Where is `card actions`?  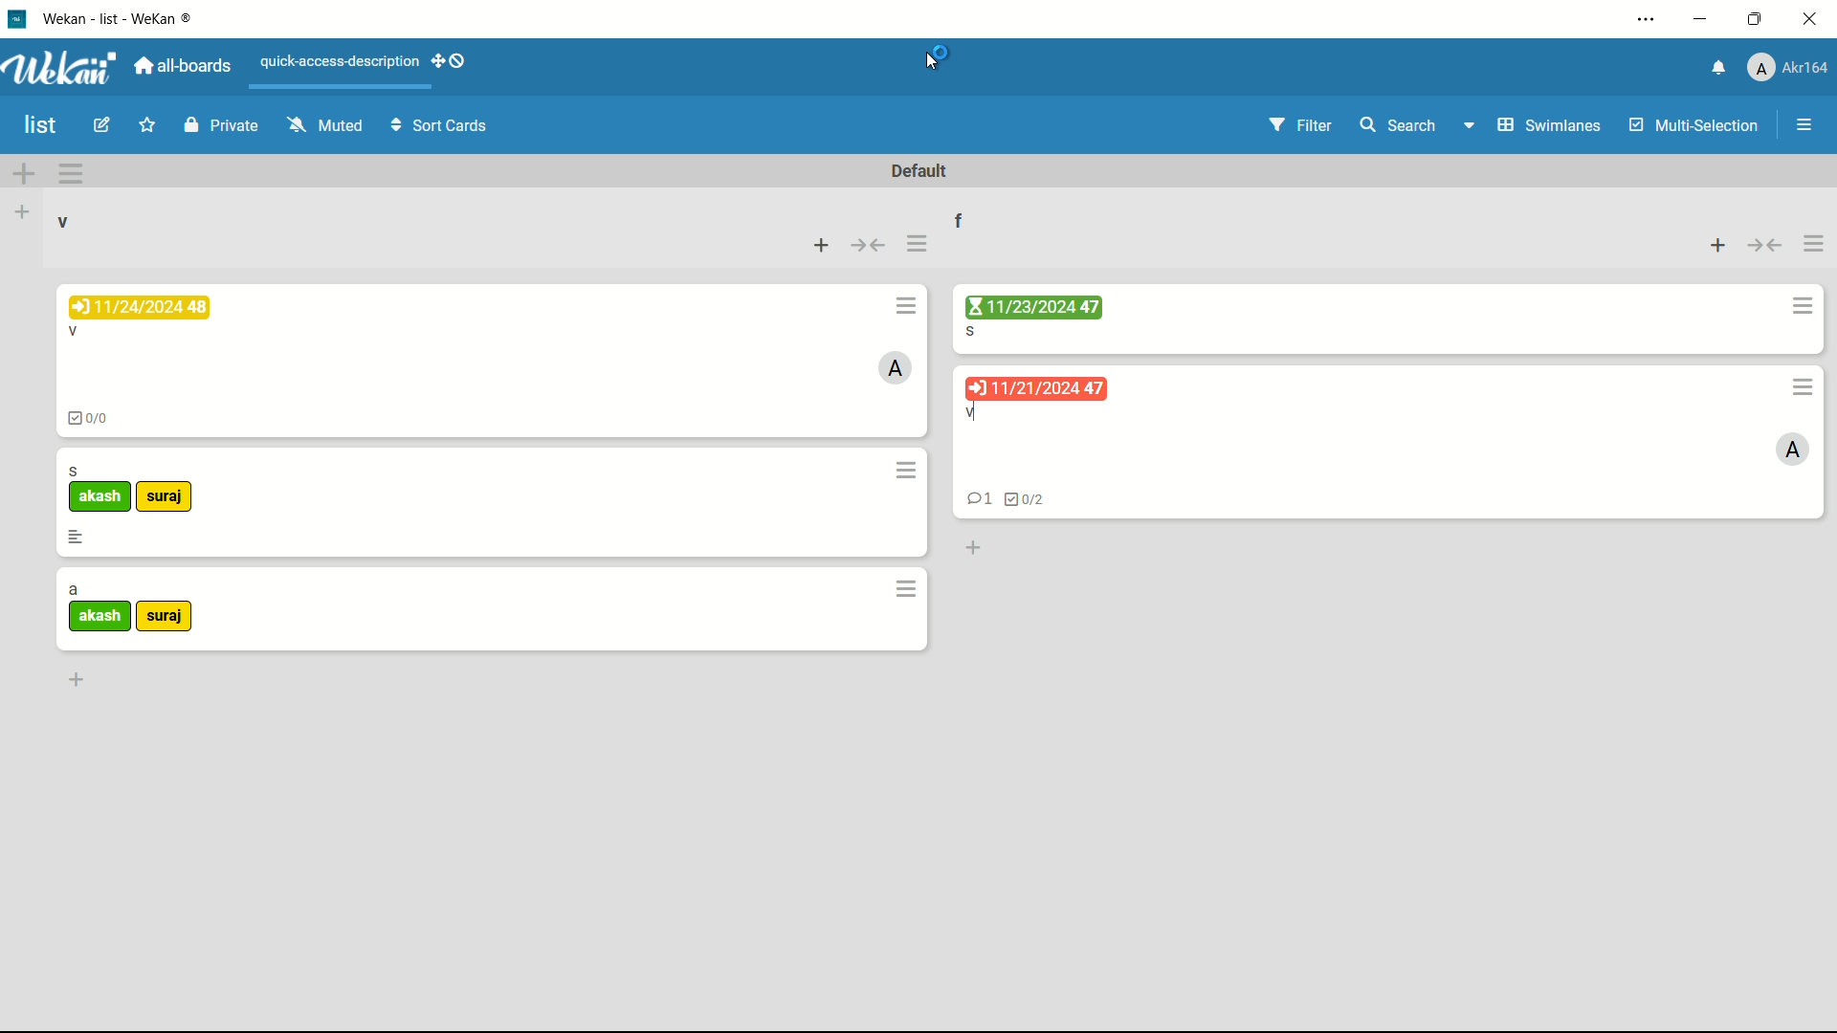 card actions is located at coordinates (902, 306).